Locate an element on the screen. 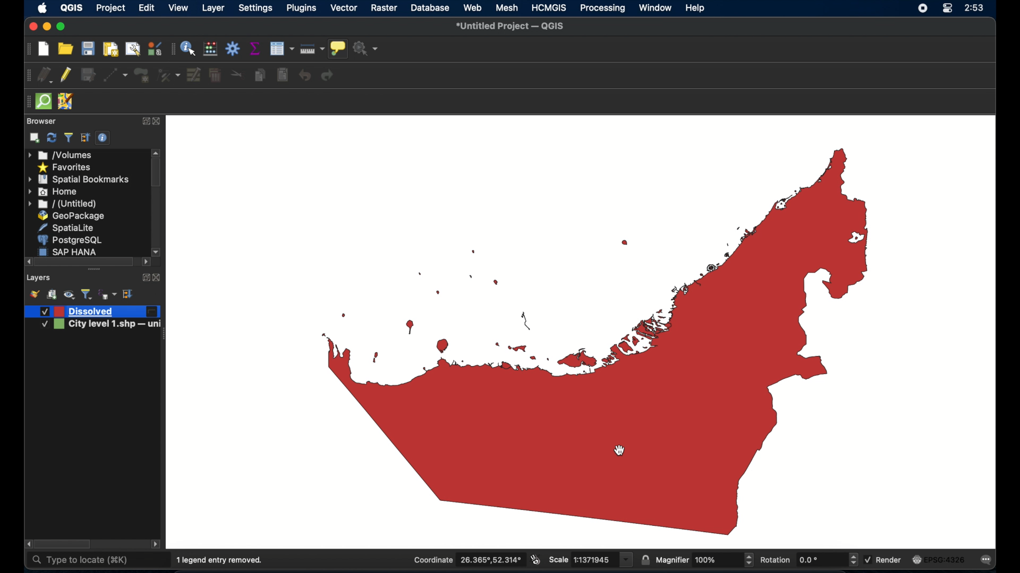  redo is located at coordinates (330, 76).